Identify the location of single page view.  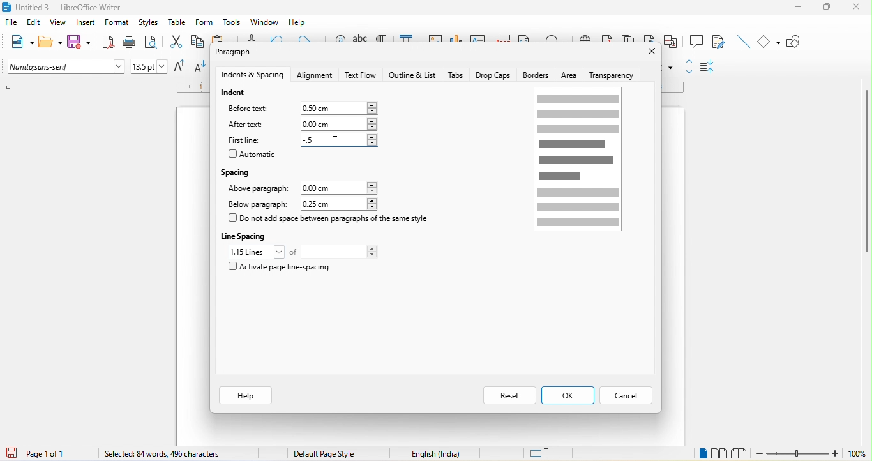
(697, 454).